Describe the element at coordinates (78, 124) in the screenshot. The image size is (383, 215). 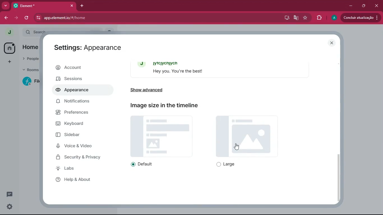
I see `keyboard` at that location.